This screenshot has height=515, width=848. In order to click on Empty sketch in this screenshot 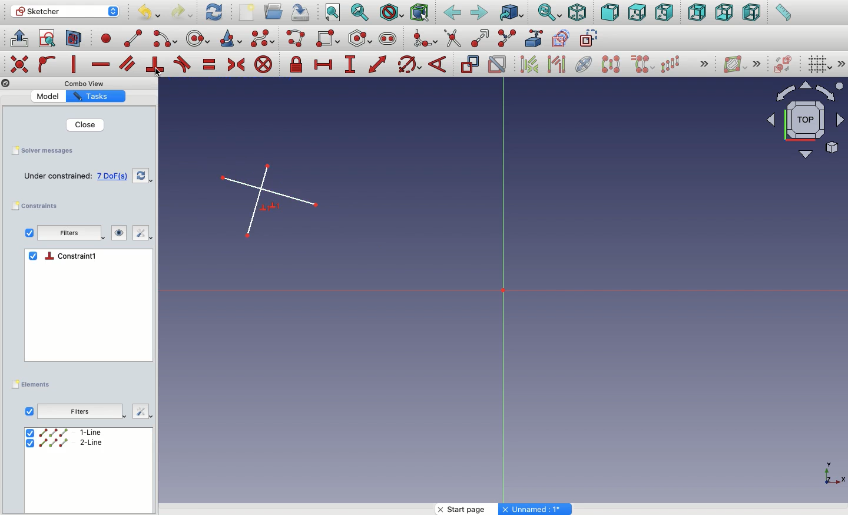, I will do `click(75, 176)`.